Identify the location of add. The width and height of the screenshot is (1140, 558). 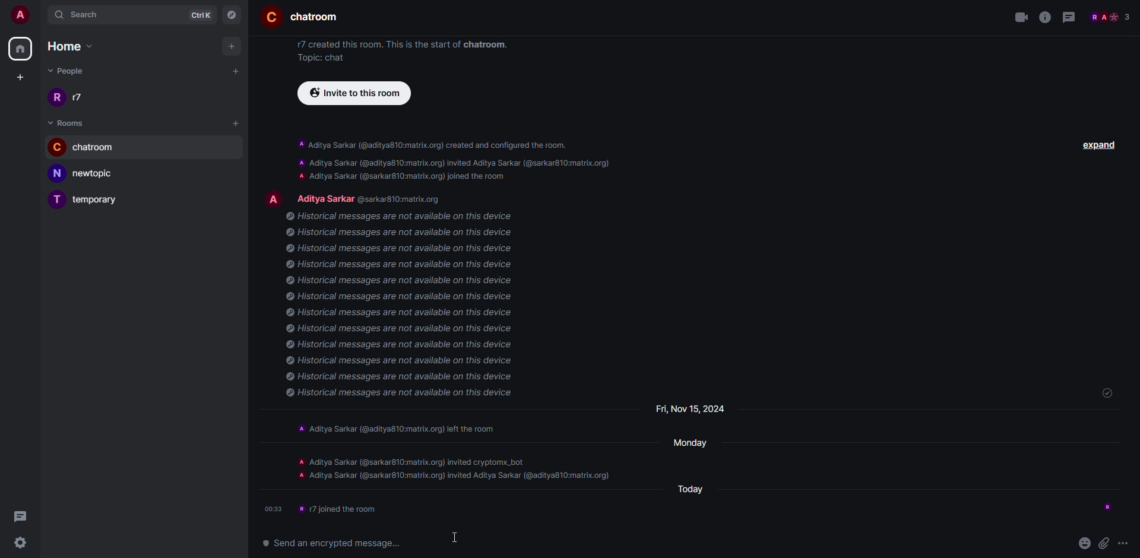
(237, 123).